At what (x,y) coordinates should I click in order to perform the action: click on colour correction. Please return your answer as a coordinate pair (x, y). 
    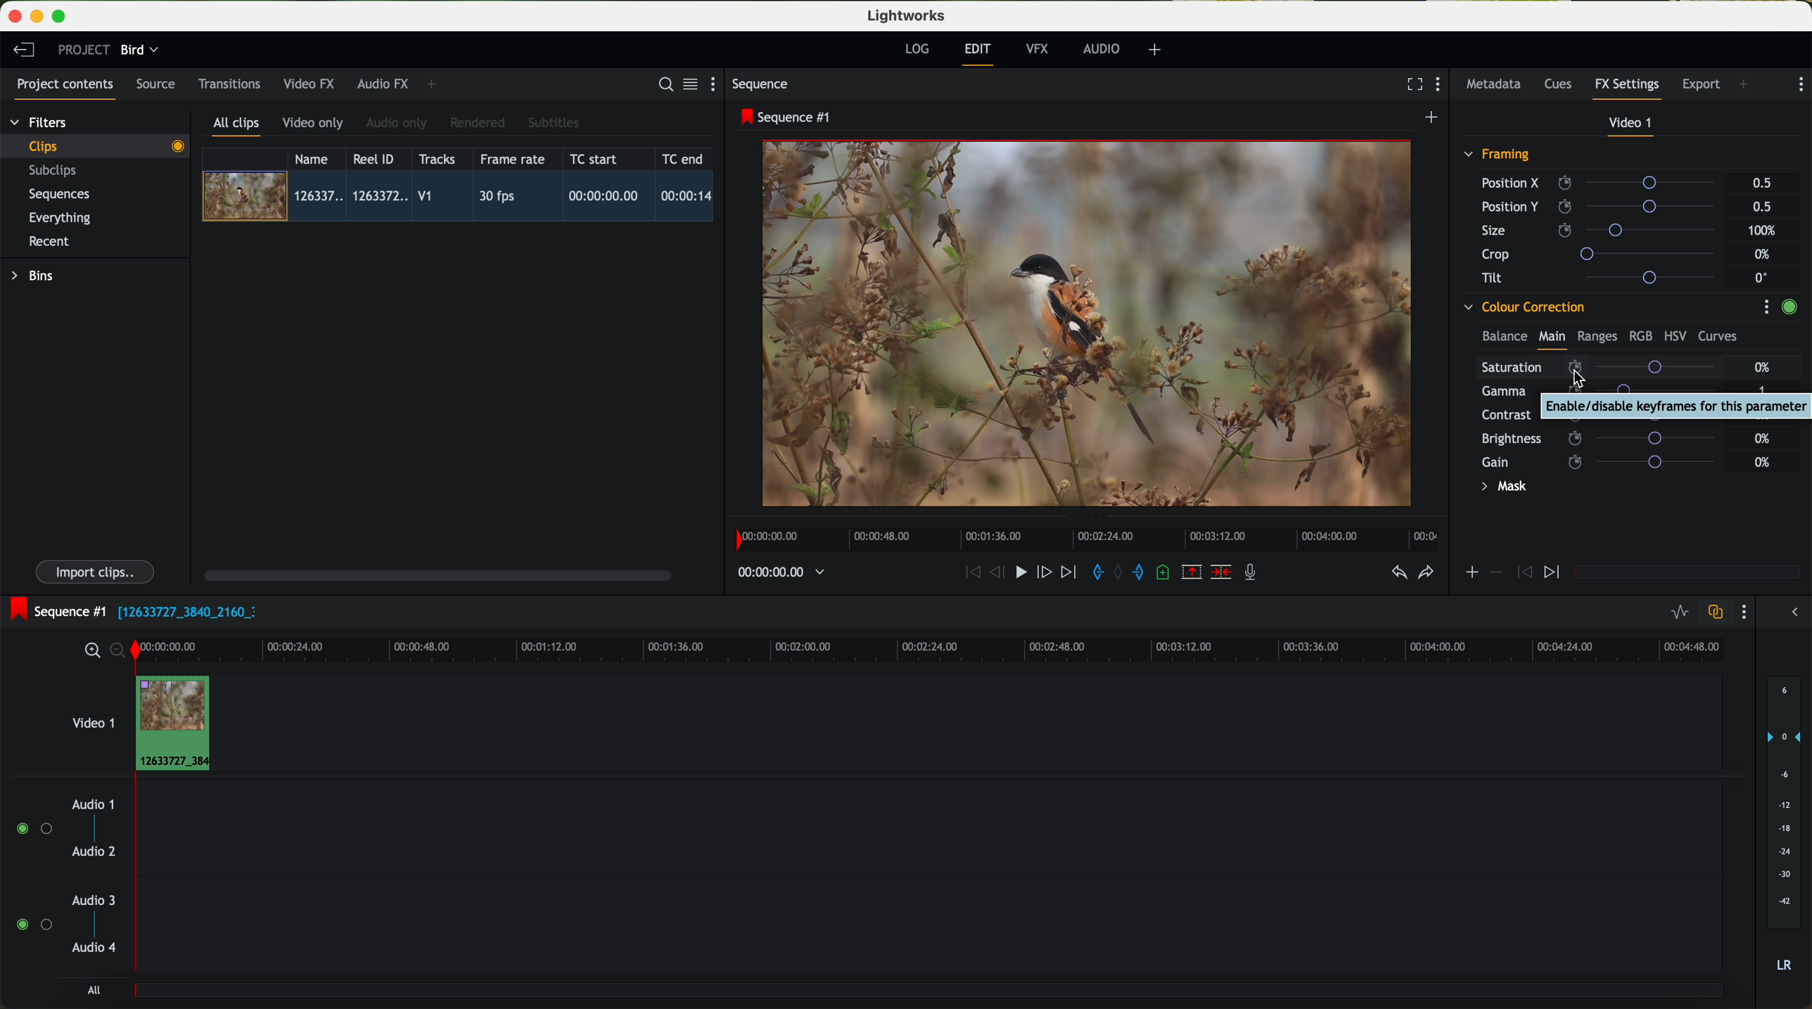
    Looking at the image, I should click on (1523, 307).